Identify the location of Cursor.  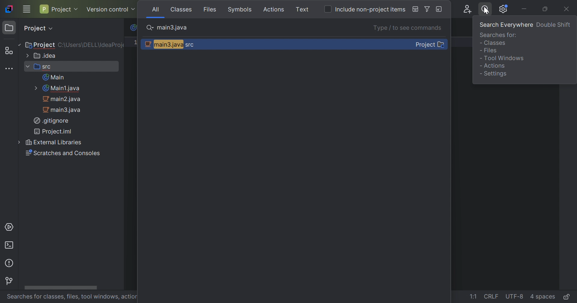
(487, 12).